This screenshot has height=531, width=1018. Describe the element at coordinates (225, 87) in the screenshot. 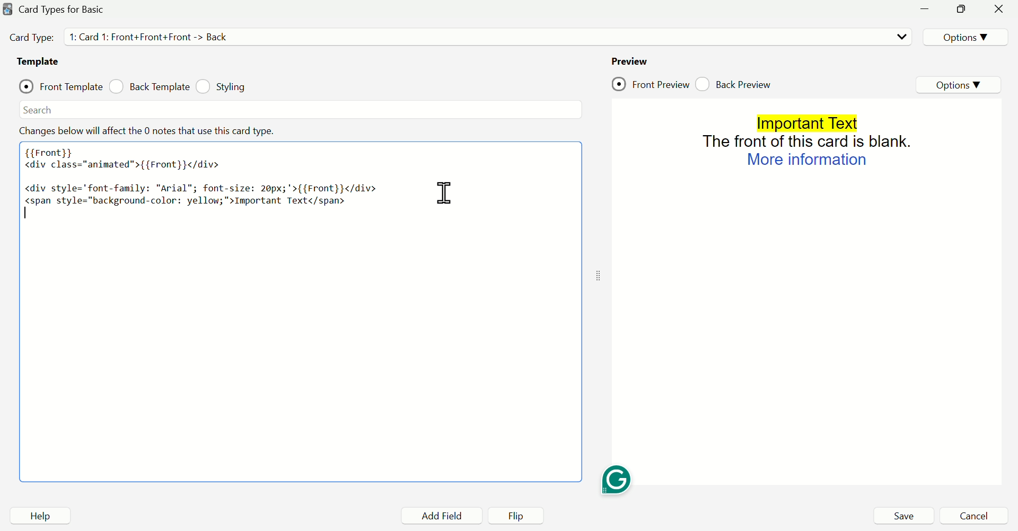

I see `check Styling` at that location.